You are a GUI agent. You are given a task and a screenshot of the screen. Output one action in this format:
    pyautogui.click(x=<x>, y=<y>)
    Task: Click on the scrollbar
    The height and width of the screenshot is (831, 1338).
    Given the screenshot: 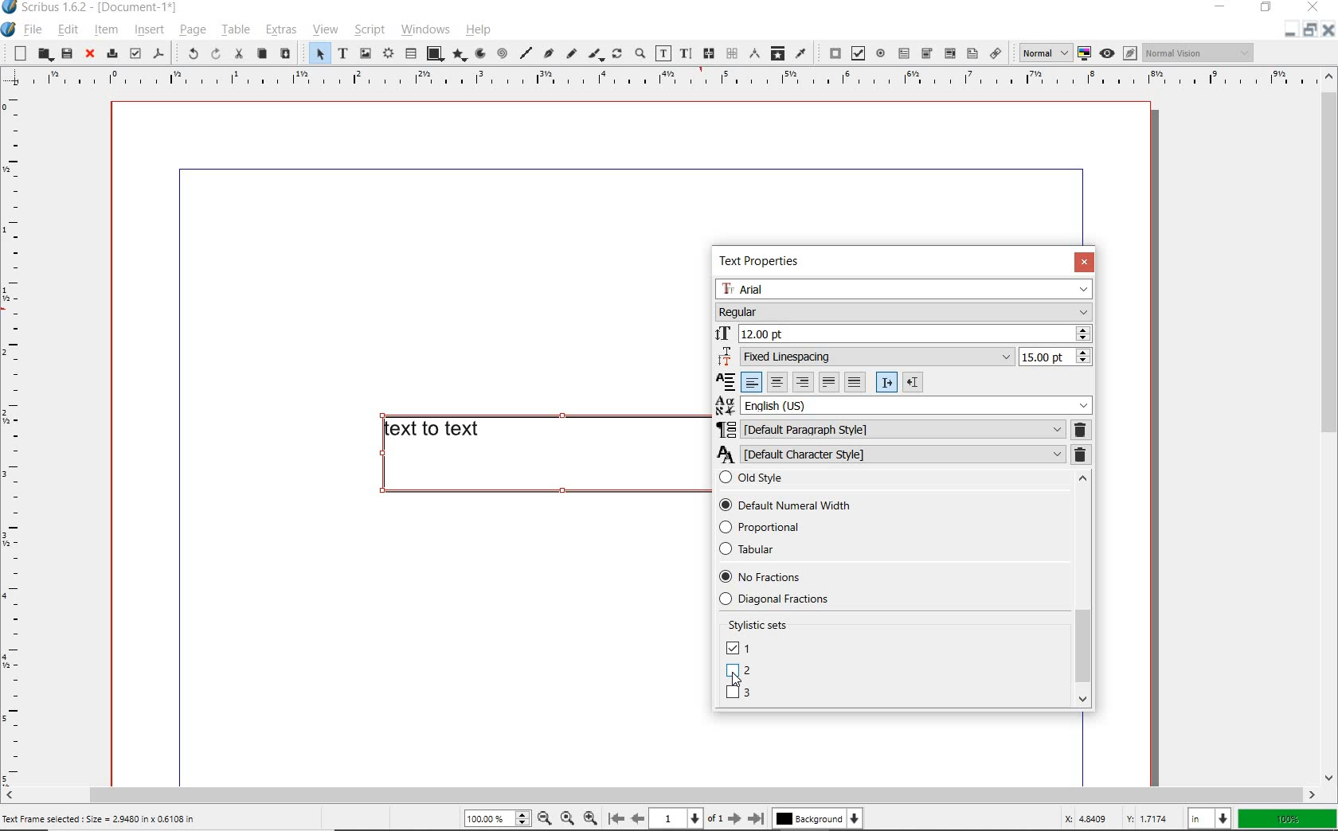 What is the action you would take?
    pyautogui.click(x=1328, y=426)
    